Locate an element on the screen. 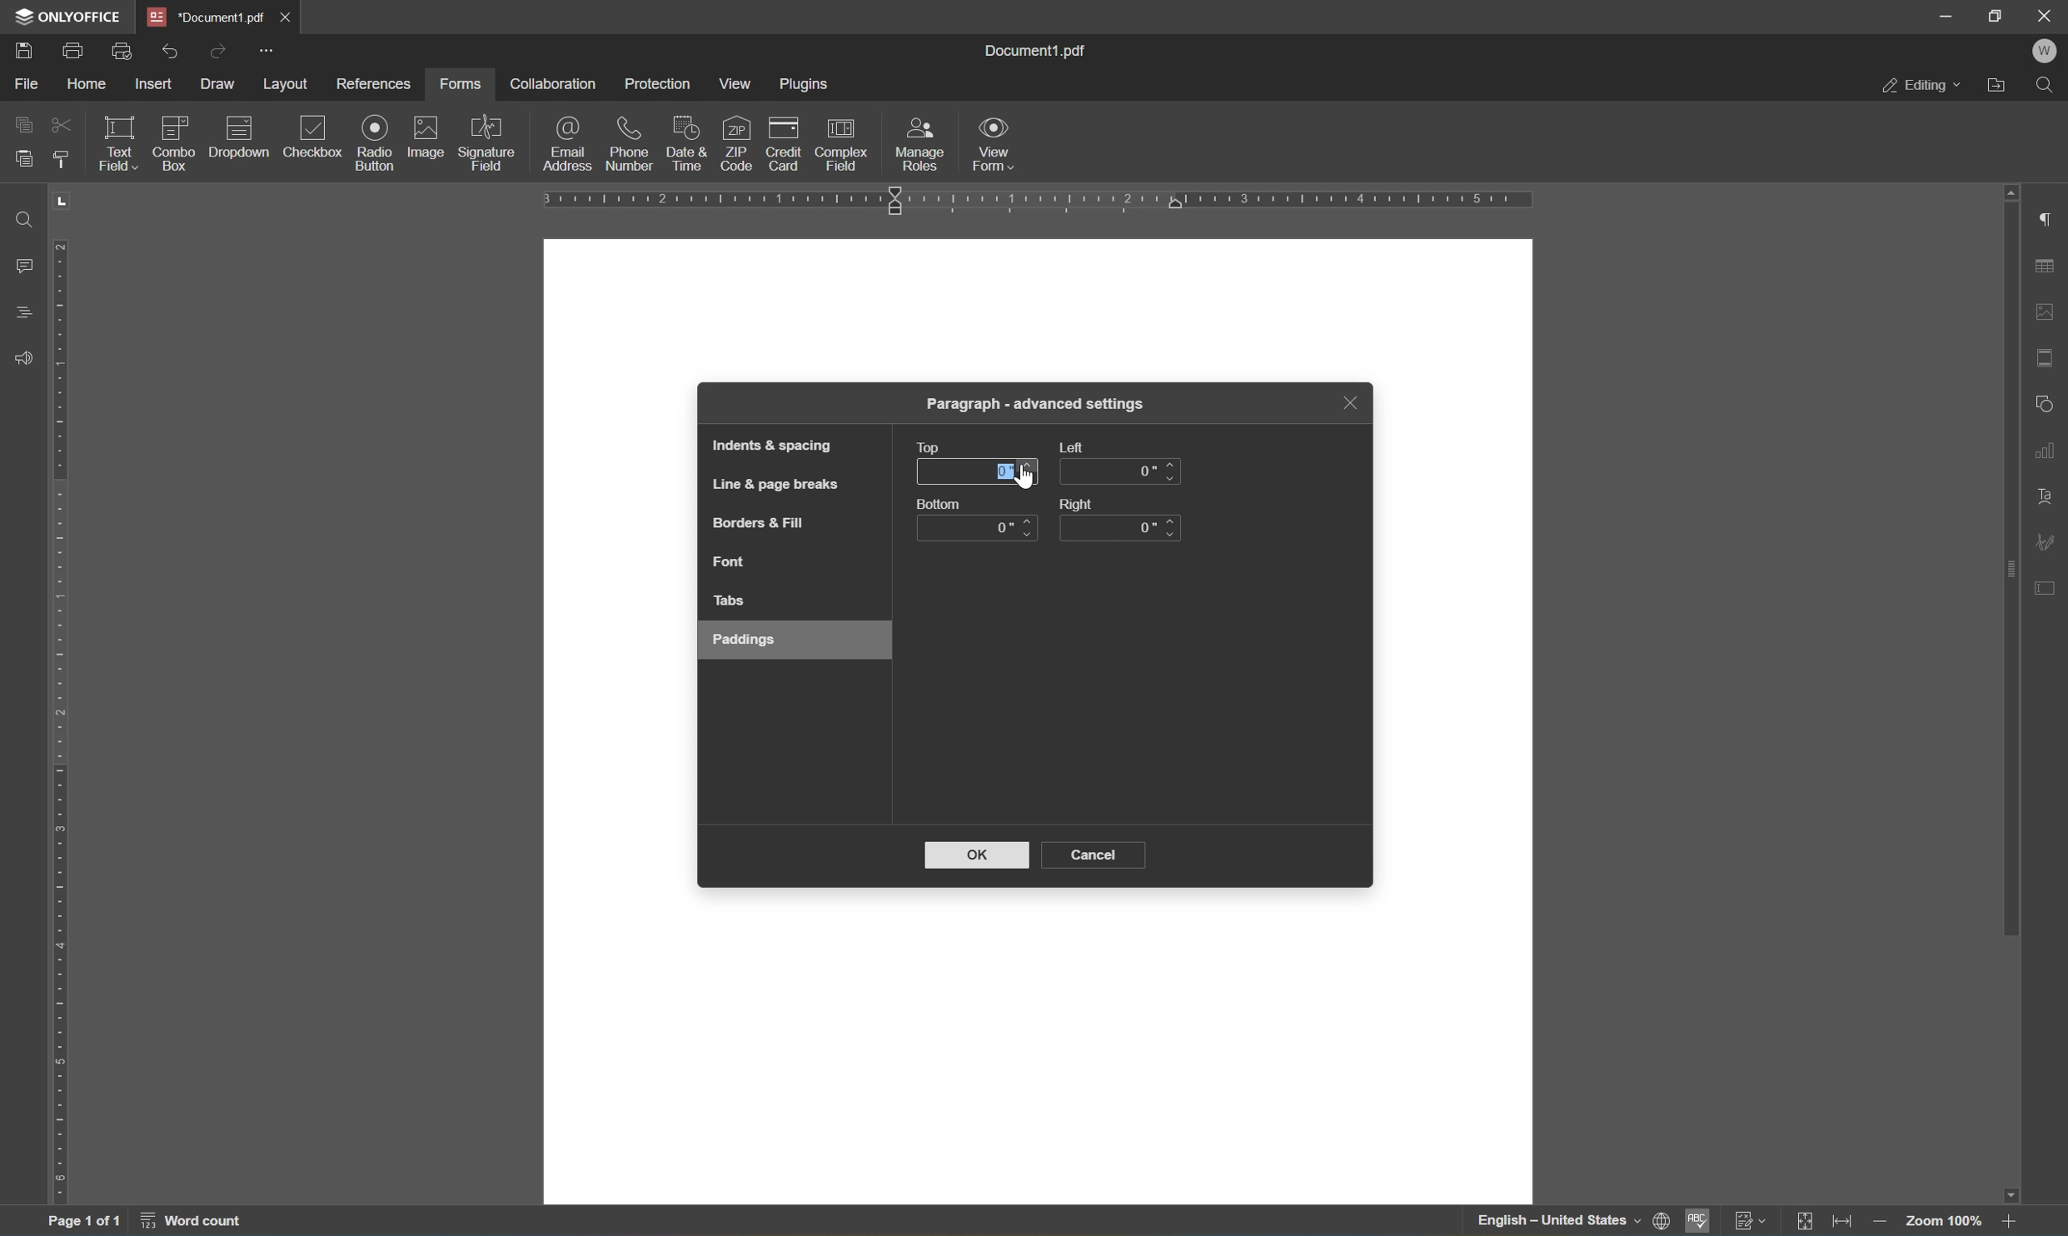 This screenshot has width=2068, height=1236. header & footer settings is located at coordinates (2046, 359).